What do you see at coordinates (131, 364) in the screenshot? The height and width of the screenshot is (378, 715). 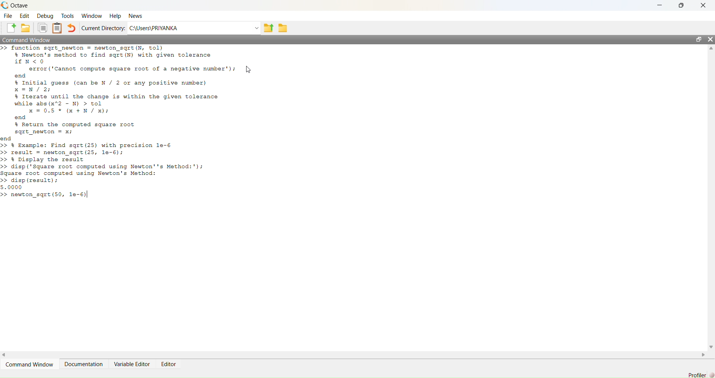 I see `Variable Editor` at bounding box center [131, 364].